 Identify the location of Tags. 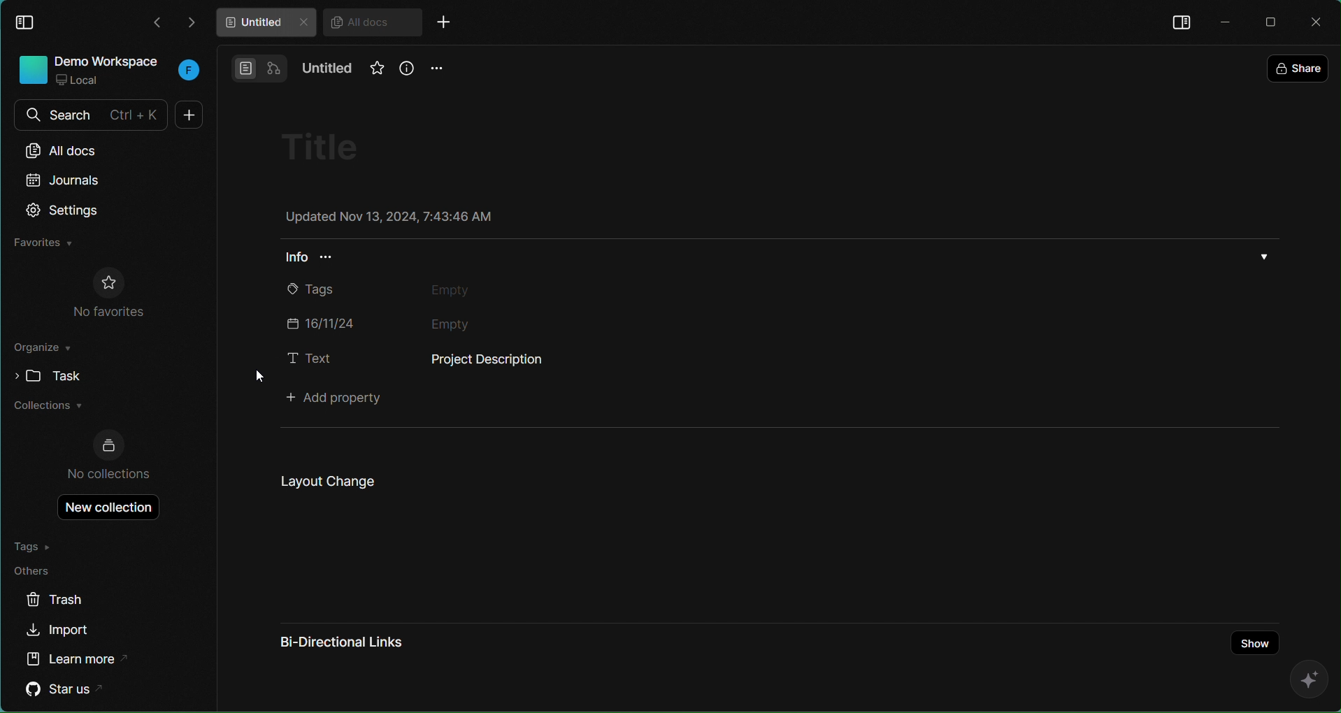
(423, 290).